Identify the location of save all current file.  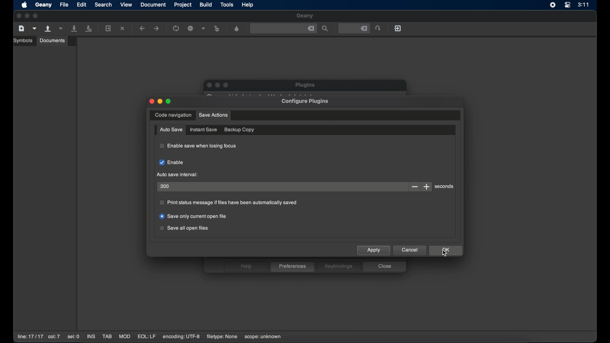
(75, 29).